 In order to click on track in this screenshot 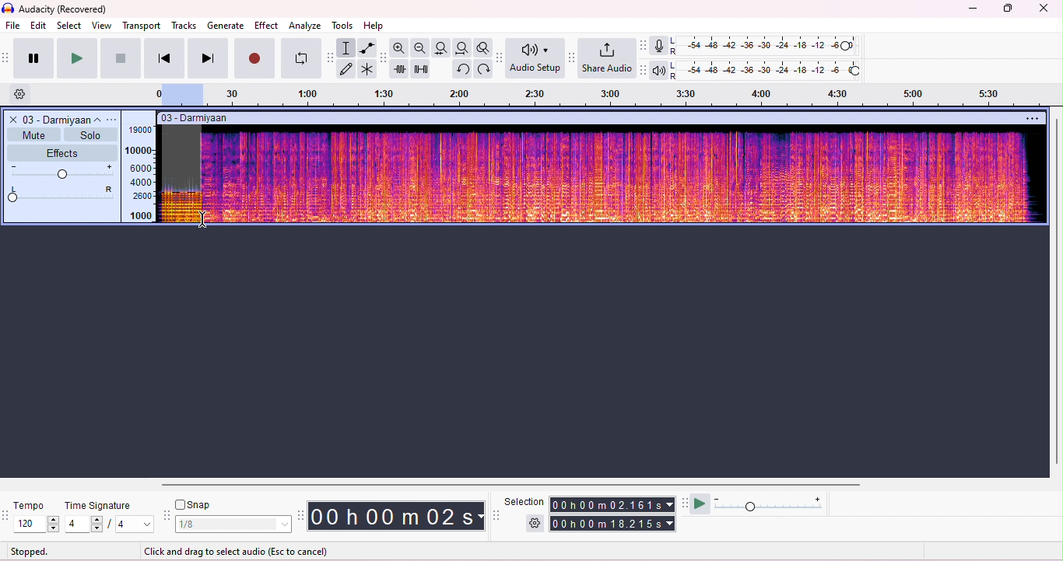, I will do `click(61, 119)`.